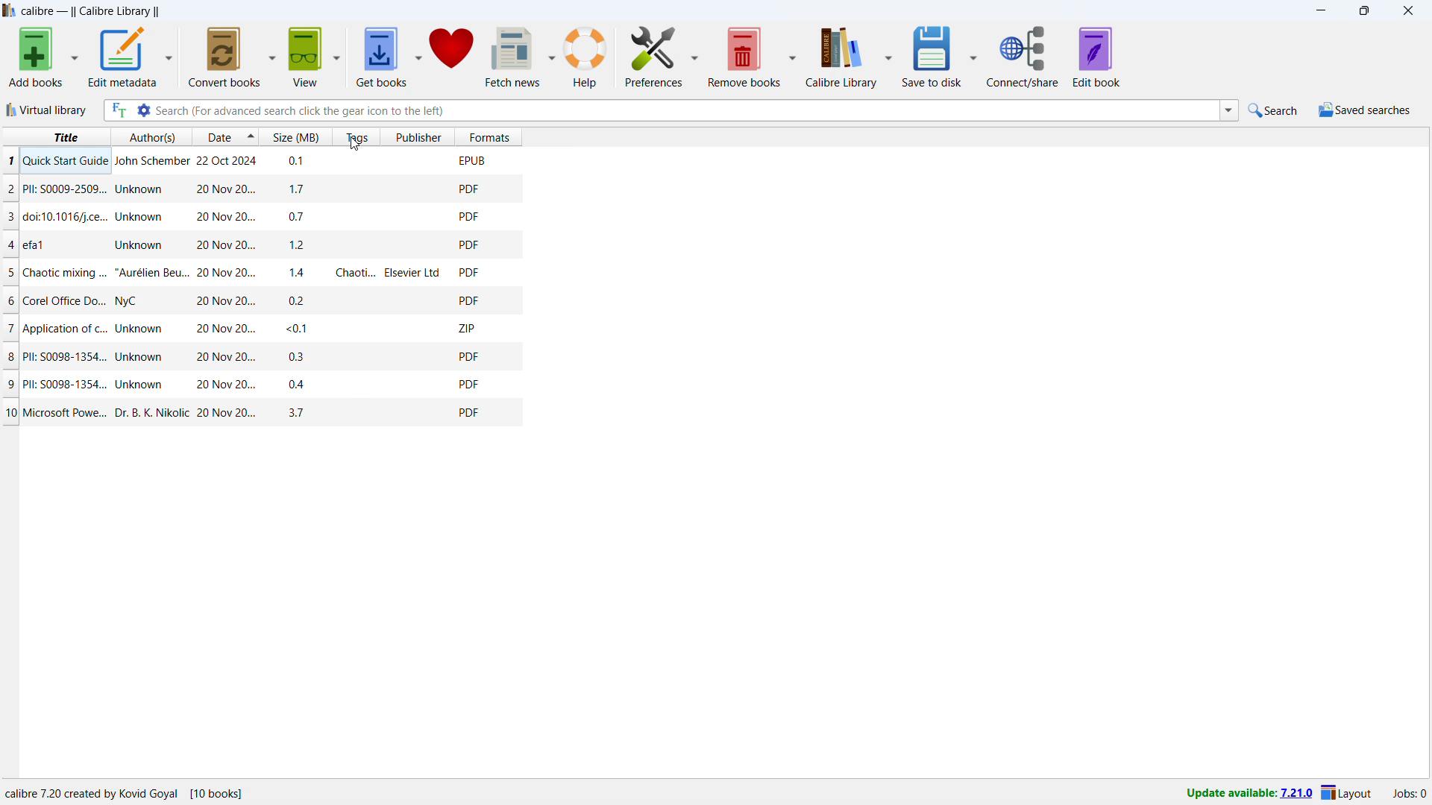  What do you see at coordinates (552, 57) in the screenshot?
I see `fetch news options` at bounding box center [552, 57].